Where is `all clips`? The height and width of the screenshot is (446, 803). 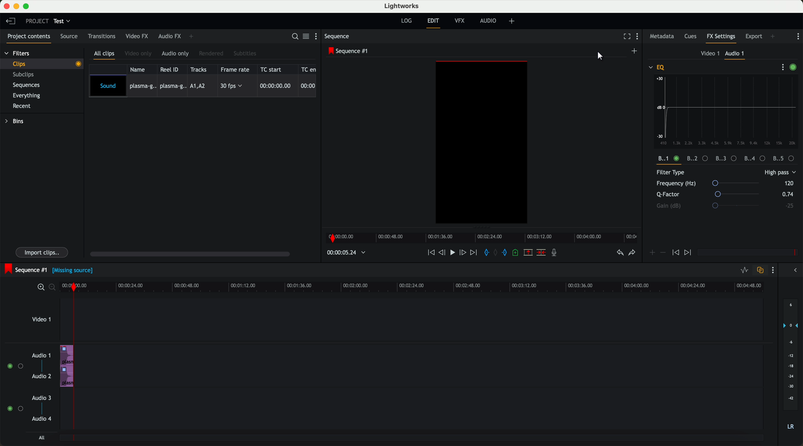
all clips is located at coordinates (106, 55).